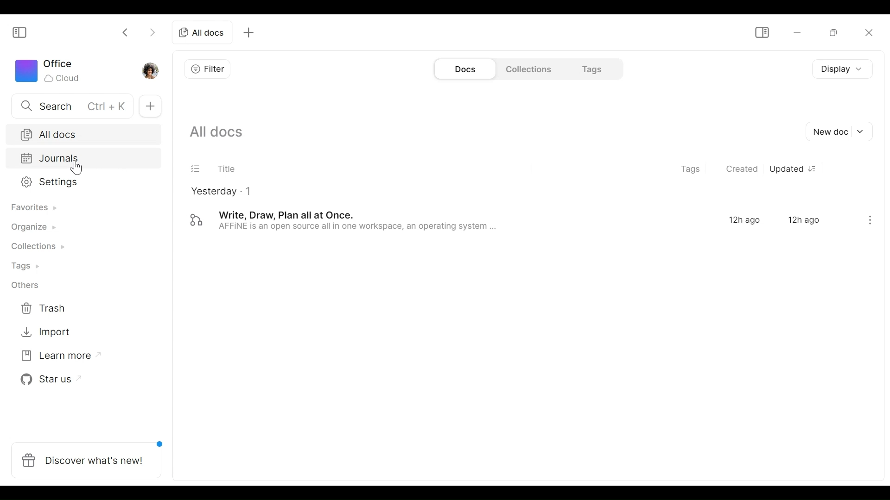  Describe the element at coordinates (76, 182) in the screenshot. I see `Settings` at that location.